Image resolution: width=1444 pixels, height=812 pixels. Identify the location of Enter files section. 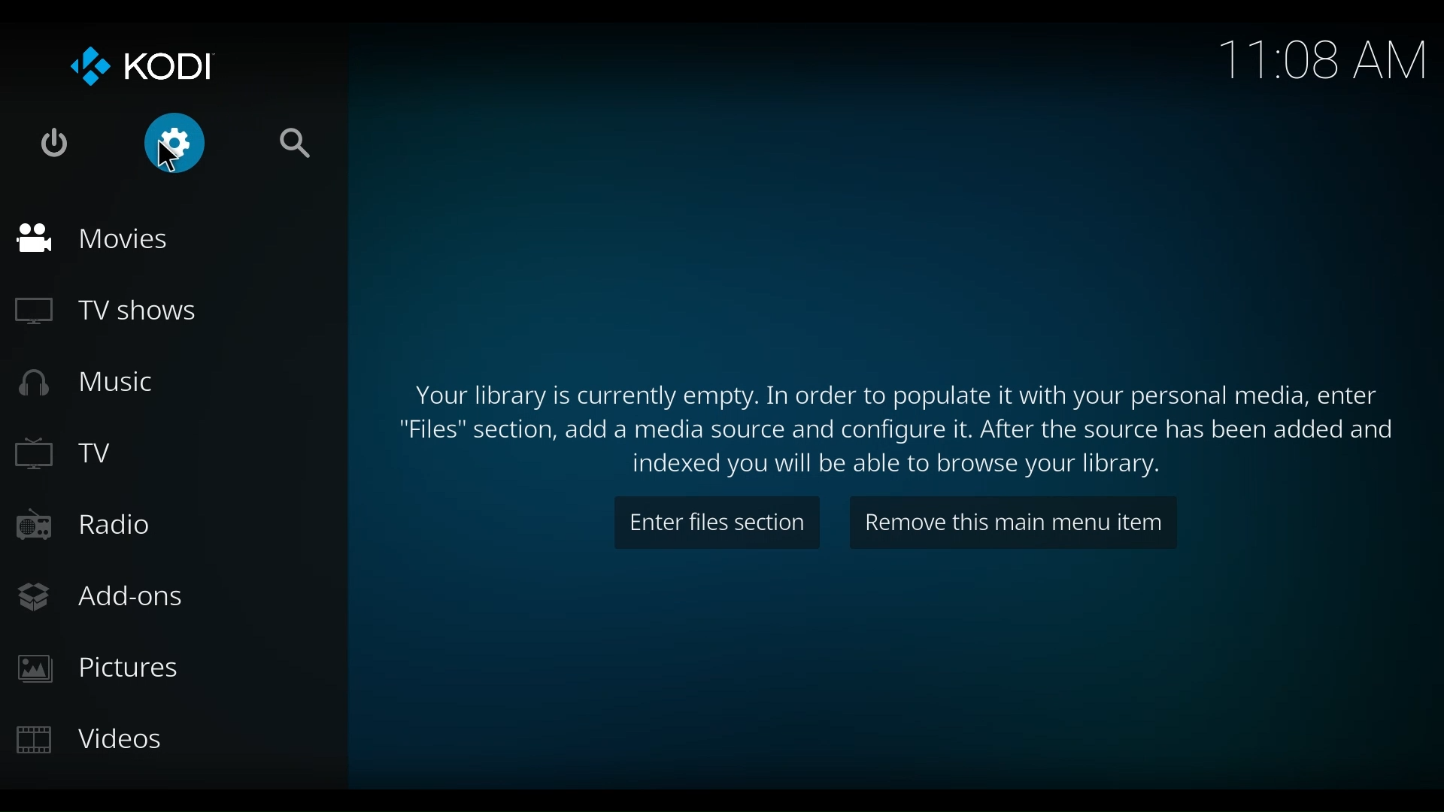
(717, 523).